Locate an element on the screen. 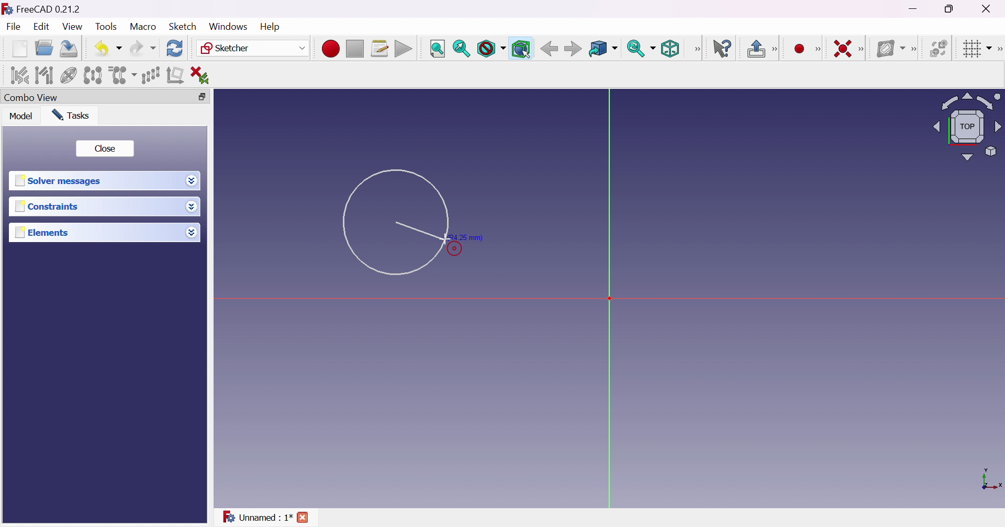 The width and height of the screenshot is (1005, 527). logo is located at coordinates (7, 8).